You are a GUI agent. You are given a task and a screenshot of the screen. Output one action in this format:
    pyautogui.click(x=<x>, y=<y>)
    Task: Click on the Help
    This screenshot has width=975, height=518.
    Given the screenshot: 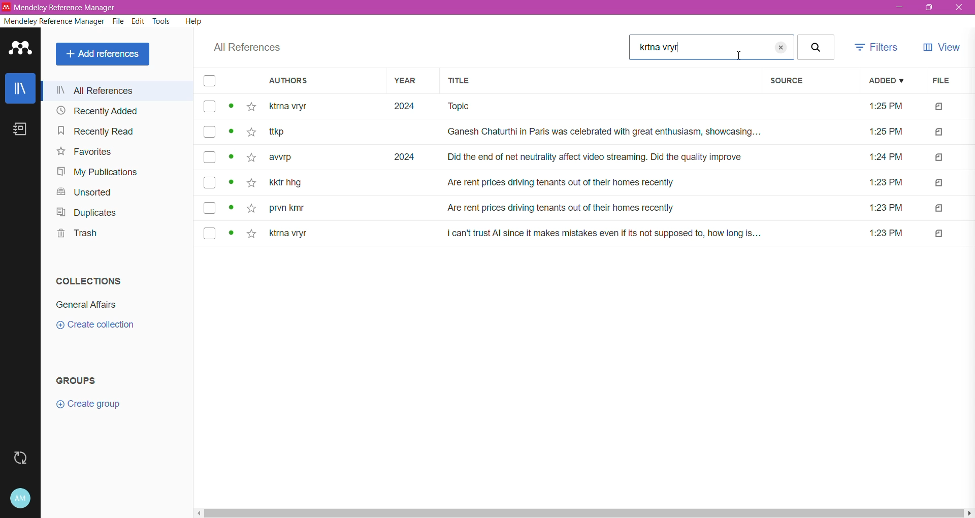 What is the action you would take?
    pyautogui.click(x=193, y=22)
    